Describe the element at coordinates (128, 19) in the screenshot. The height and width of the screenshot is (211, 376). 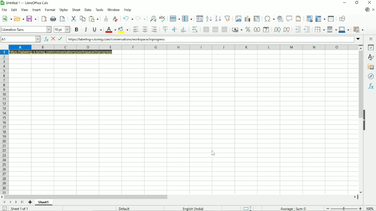
I see `Undo` at that location.